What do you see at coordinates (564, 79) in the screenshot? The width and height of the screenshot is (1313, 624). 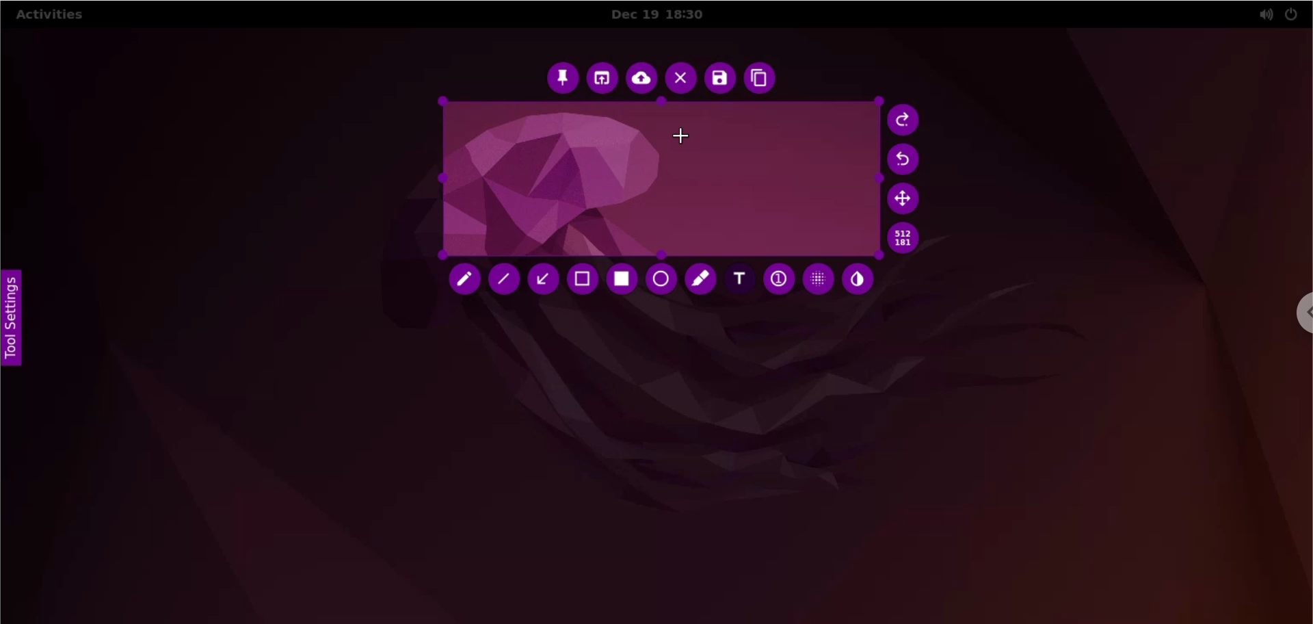 I see `pin` at bounding box center [564, 79].